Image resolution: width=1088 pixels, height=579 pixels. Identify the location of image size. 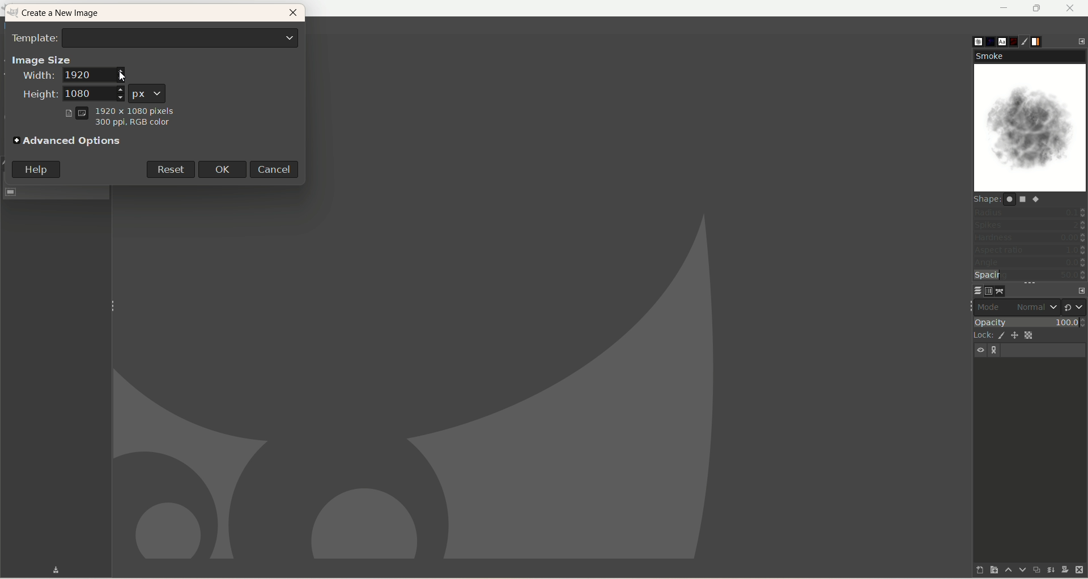
(41, 59).